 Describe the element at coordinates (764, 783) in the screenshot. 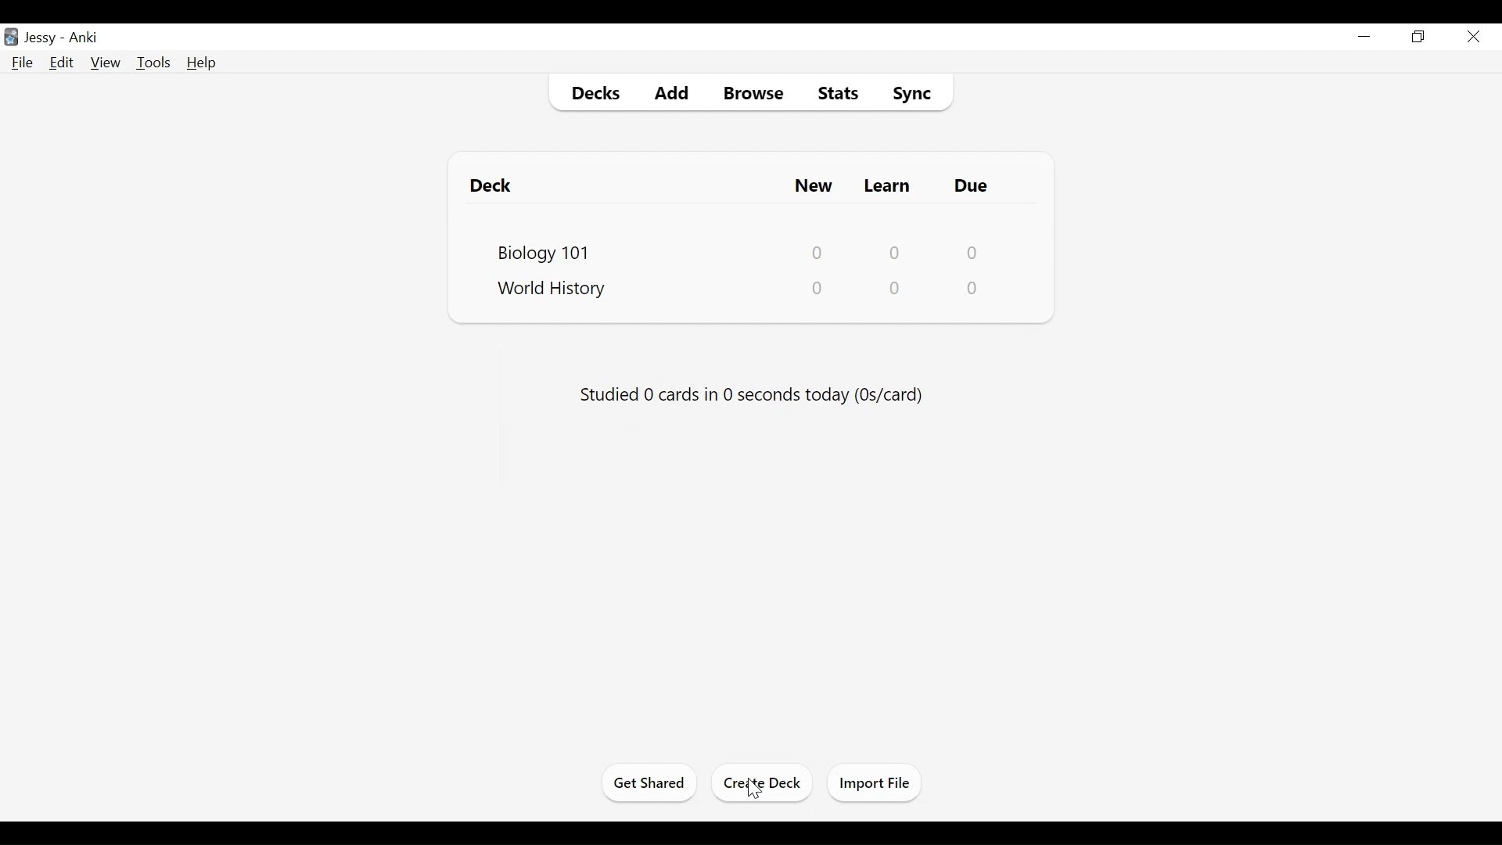

I see `Create Deck` at that location.